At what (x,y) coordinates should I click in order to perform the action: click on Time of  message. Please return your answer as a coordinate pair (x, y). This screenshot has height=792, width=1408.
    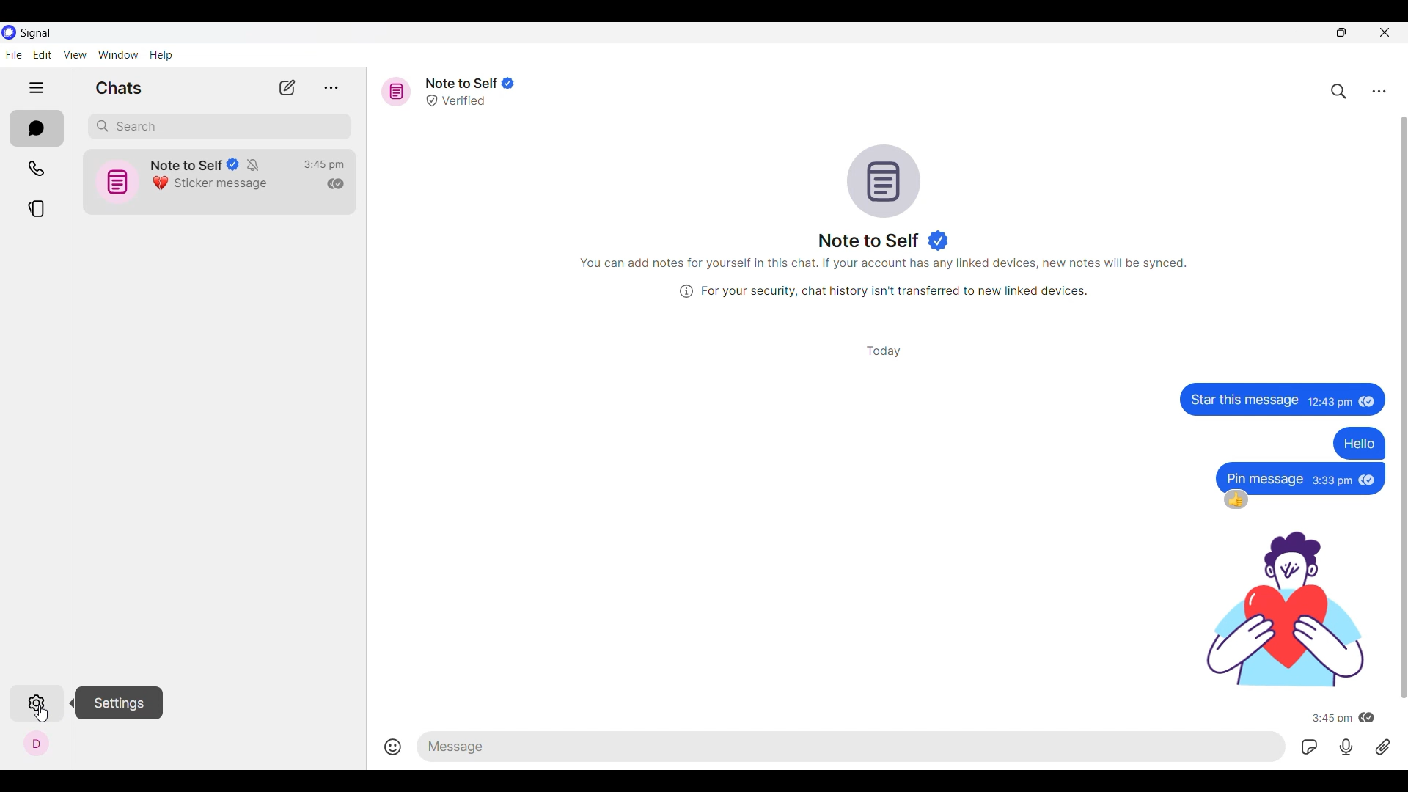
    Looking at the image, I should click on (1334, 480).